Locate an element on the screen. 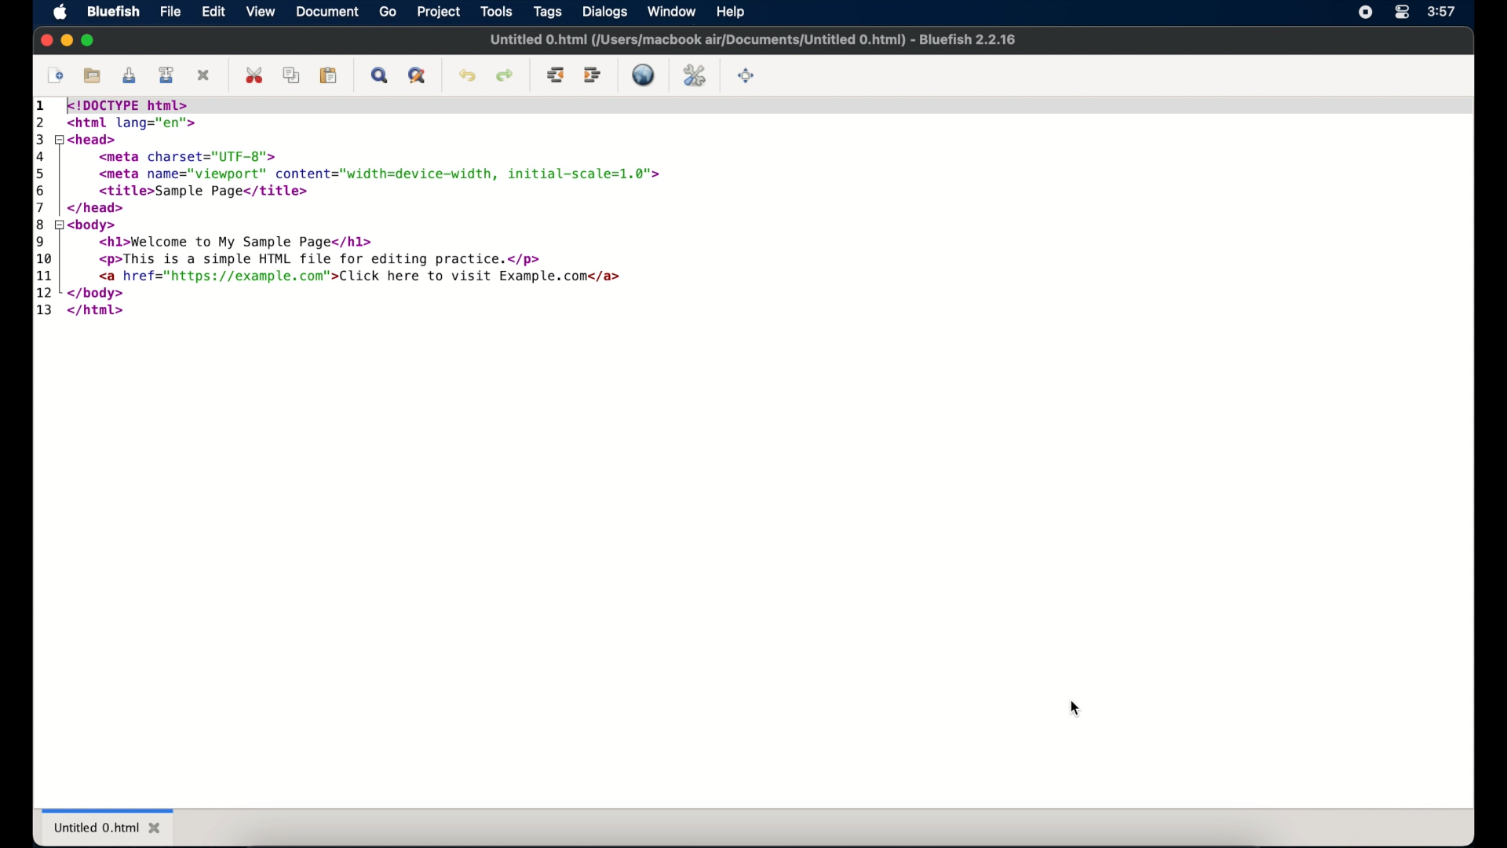 The width and height of the screenshot is (1507, 848). edit is located at coordinates (213, 13).